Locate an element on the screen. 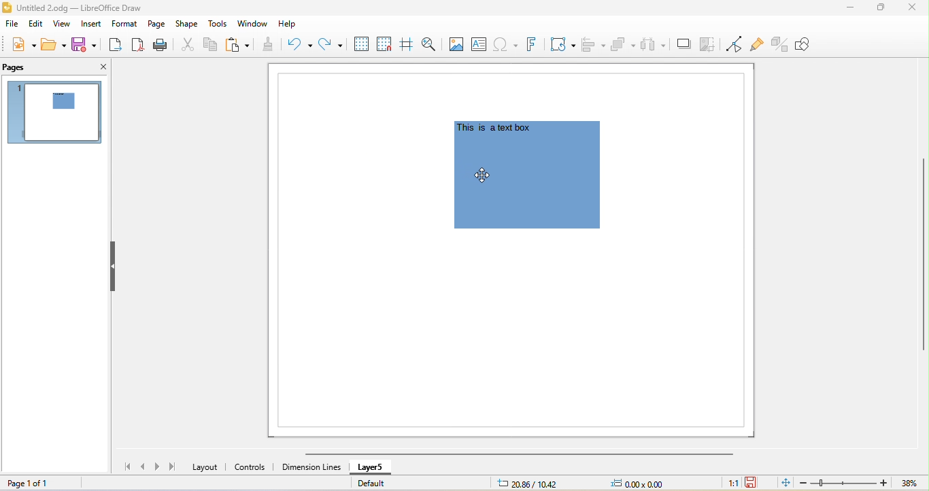 The width and height of the screenshot is (929, 491). view is located at coordinates (64, 25).